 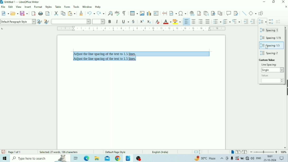 What do you see at coordinates (141, 28) in the screenshot?
I see `Horizontal scale` at bounding box center [141, 28].